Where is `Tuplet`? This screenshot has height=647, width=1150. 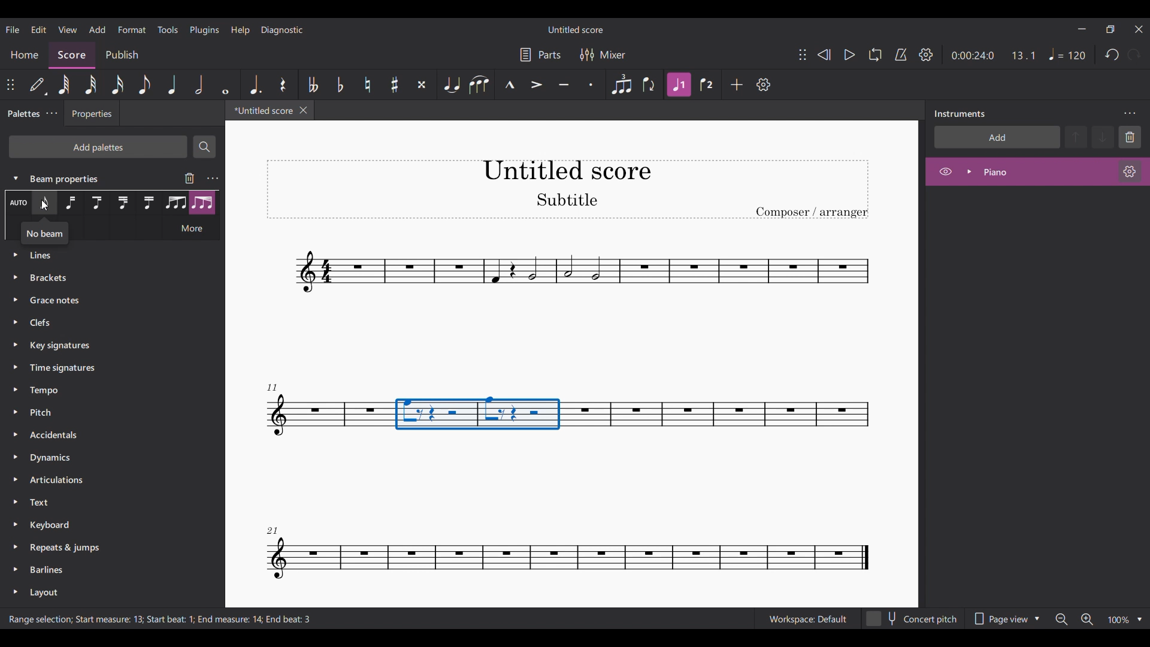 Tuplet is located at coordinates (622, 84).